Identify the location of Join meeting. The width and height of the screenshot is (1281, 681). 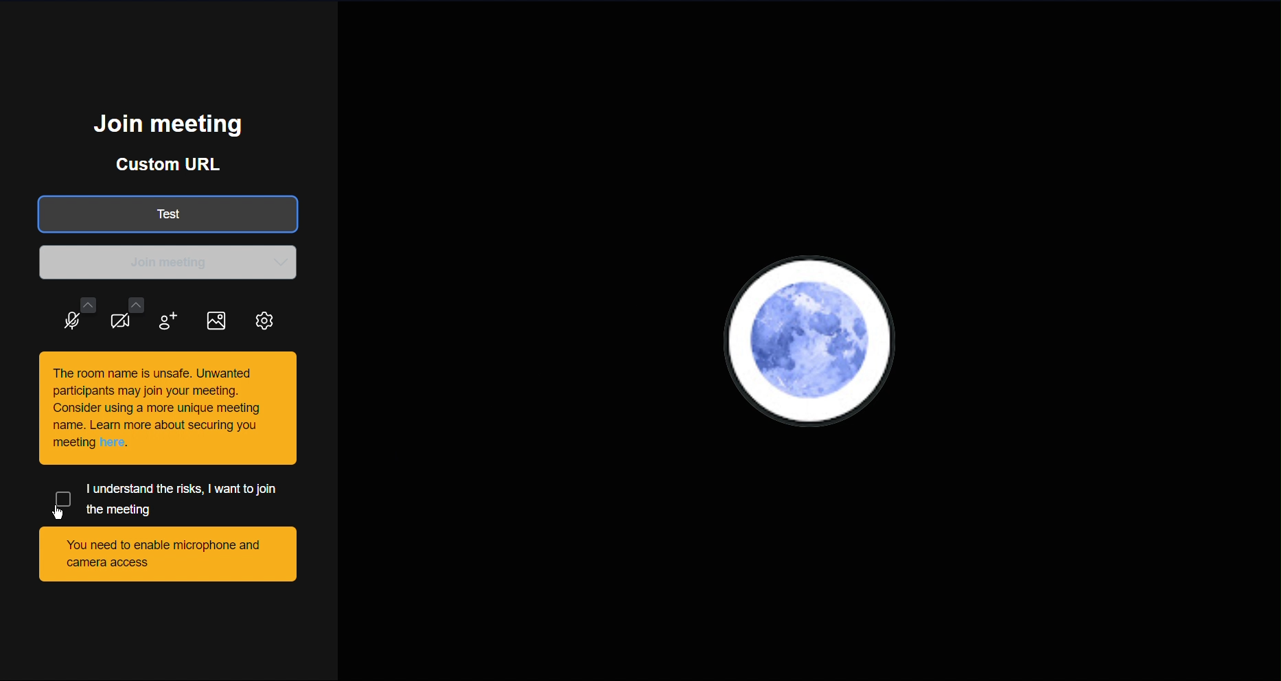
(170, 262).